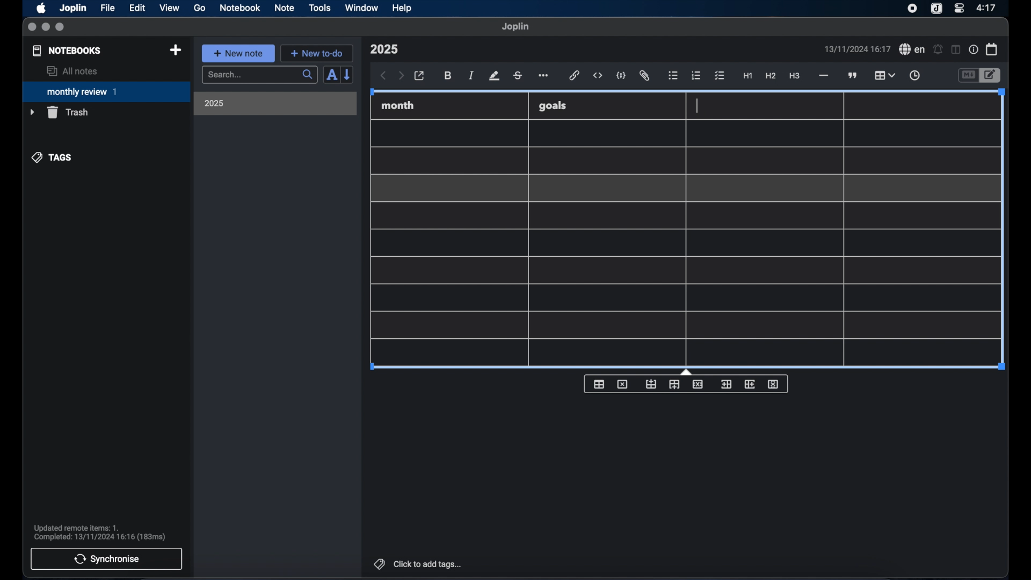  Describe the element at coordinates (515, 26) in the screenshot. I see `joplin` at that location.